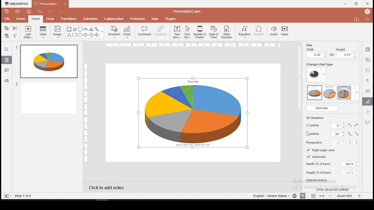  I want to click on slide number, so click(227, 32).